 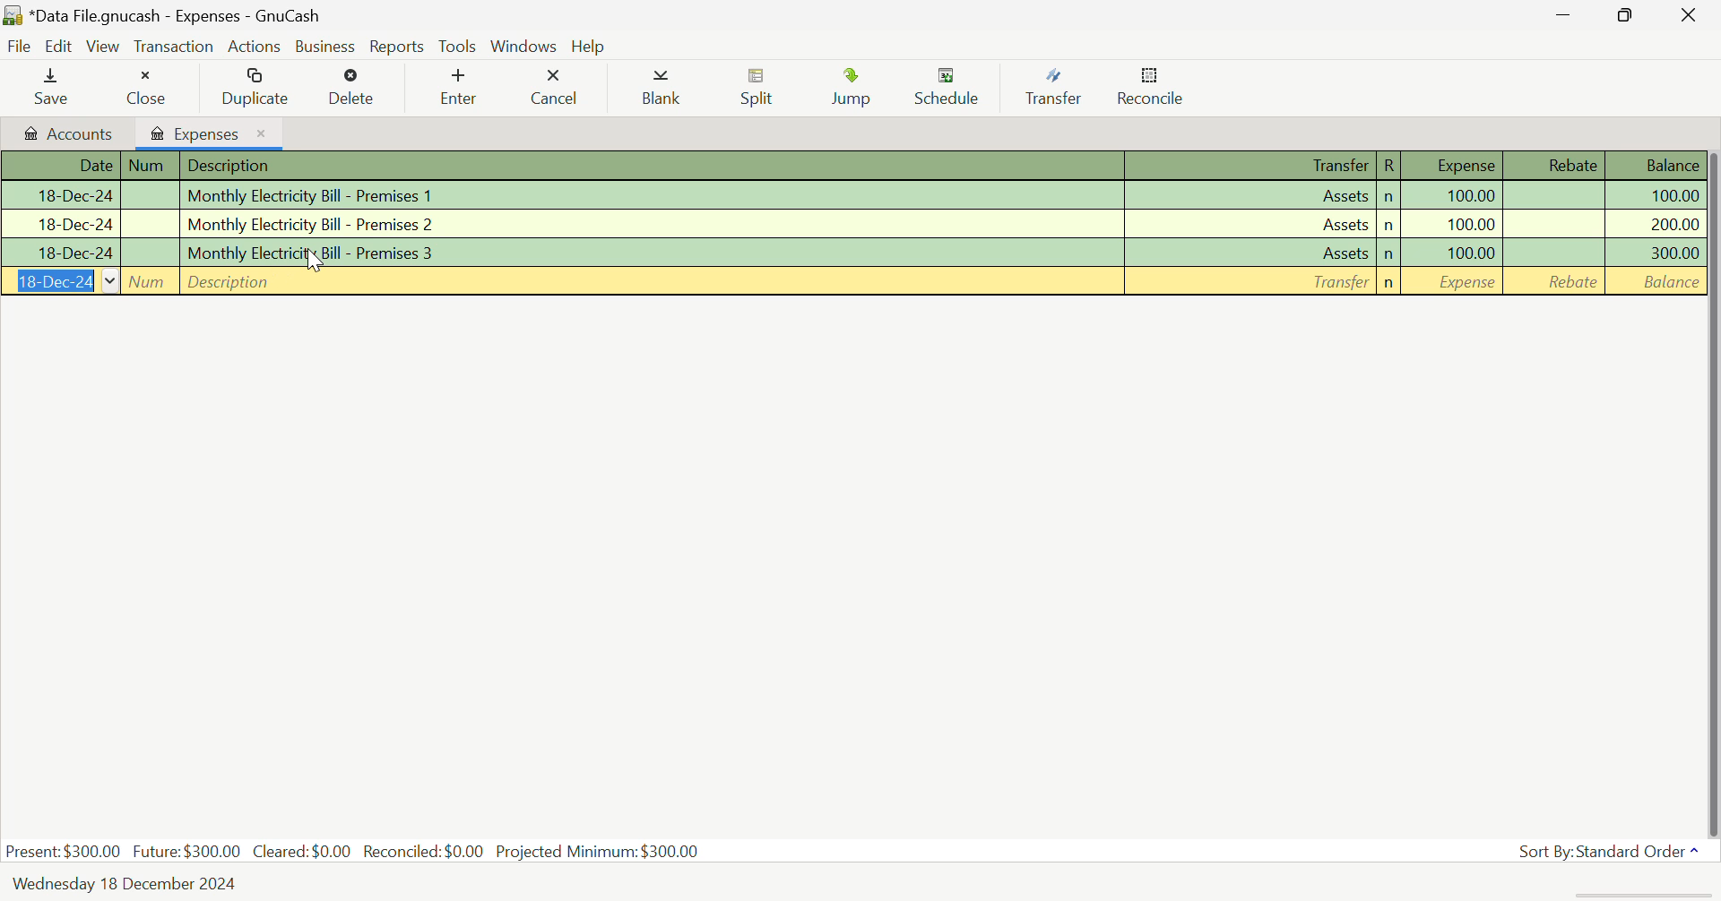 What do you see at coordinates (256, 46) in the screenshot?
I see `Actions` at bounding box center [256, 46].